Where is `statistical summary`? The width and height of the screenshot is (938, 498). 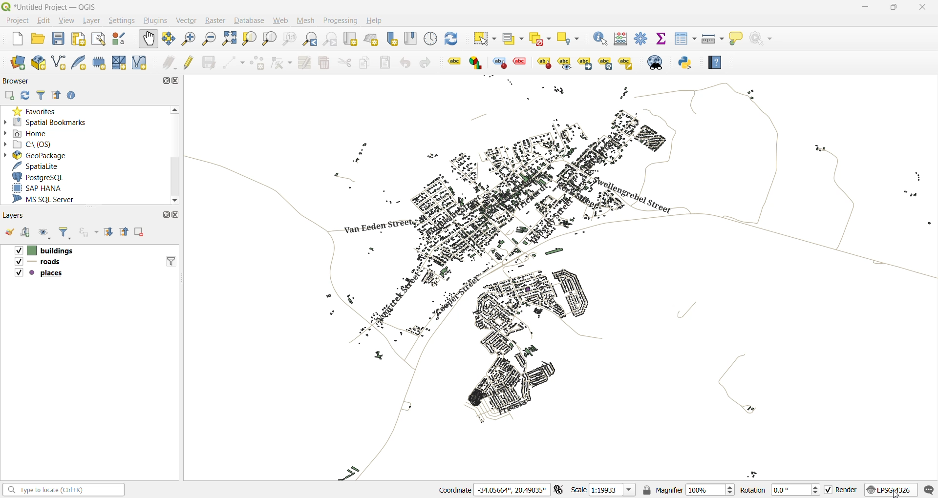 statistical summary is located at coordinates (661, 39).